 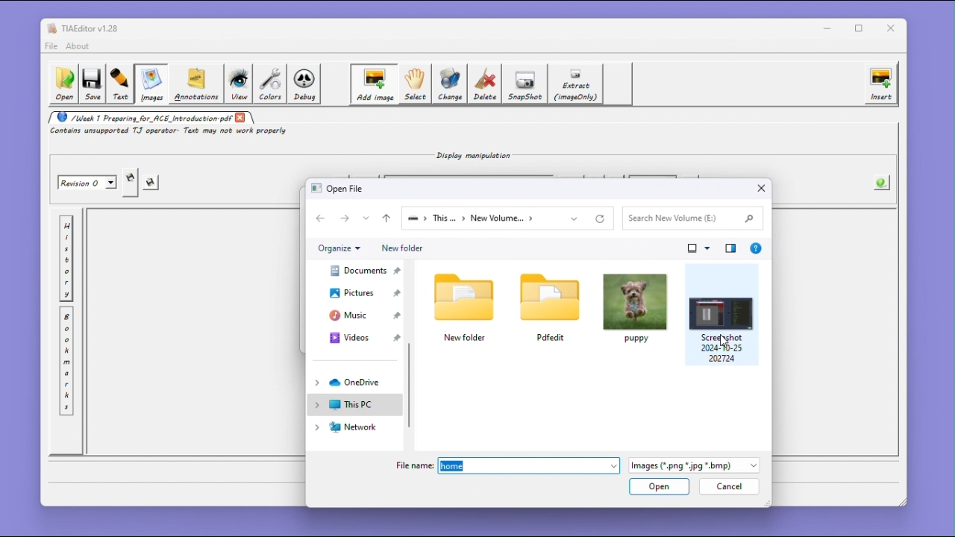 I want to click on music, so click(x=357, y=315).